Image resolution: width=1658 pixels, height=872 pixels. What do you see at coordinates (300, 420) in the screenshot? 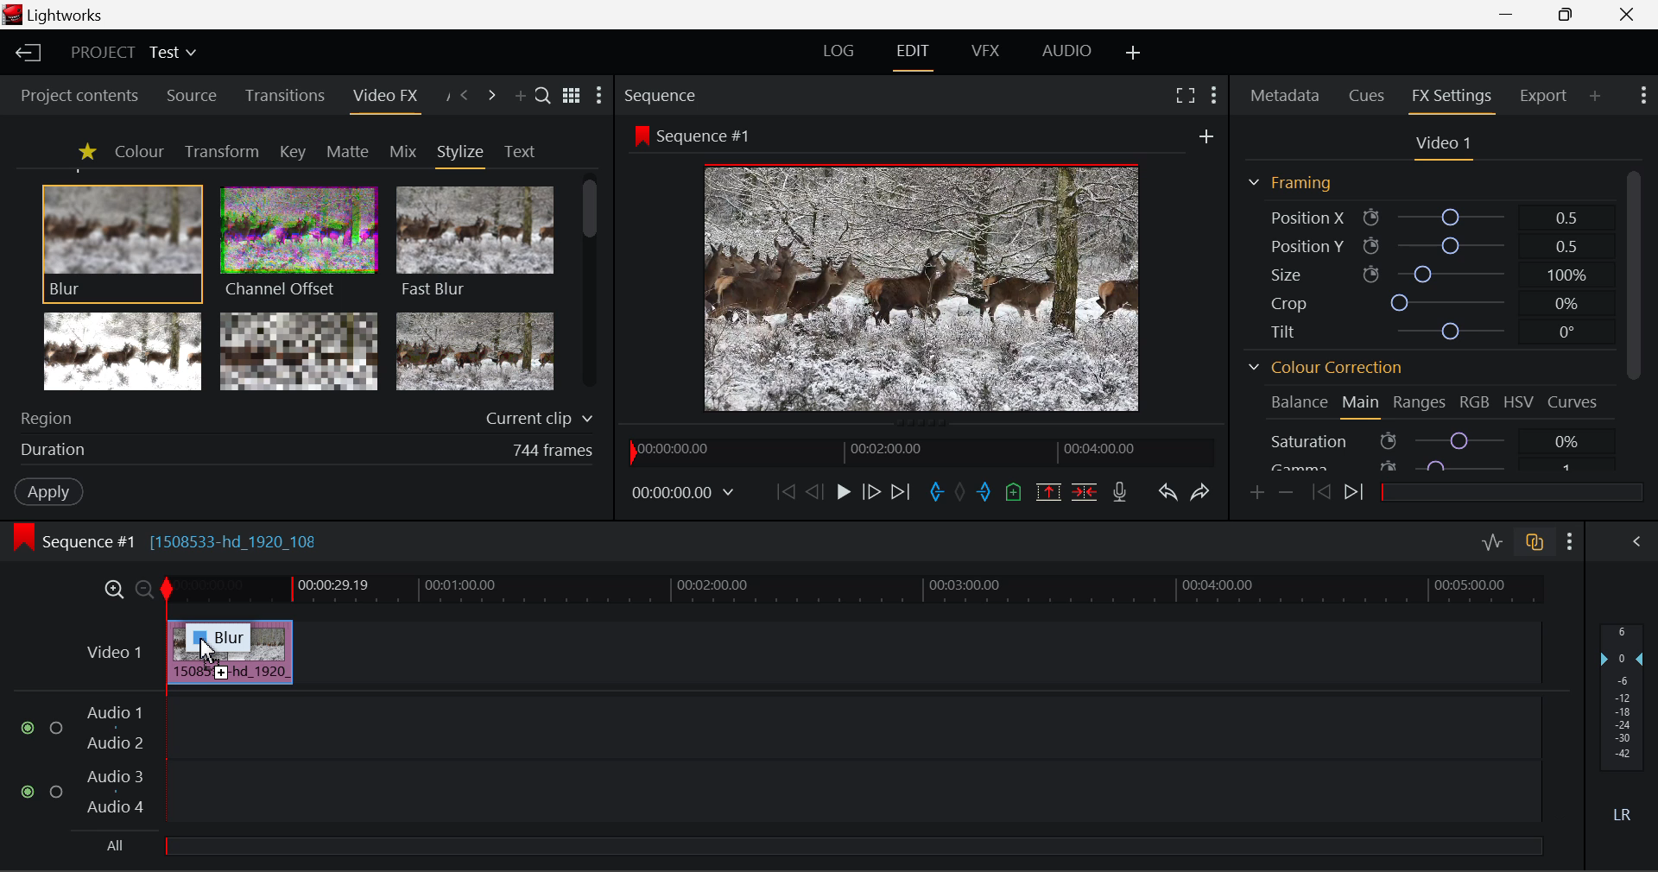
I see `Region of Effect` at bounding box center [300, 420].